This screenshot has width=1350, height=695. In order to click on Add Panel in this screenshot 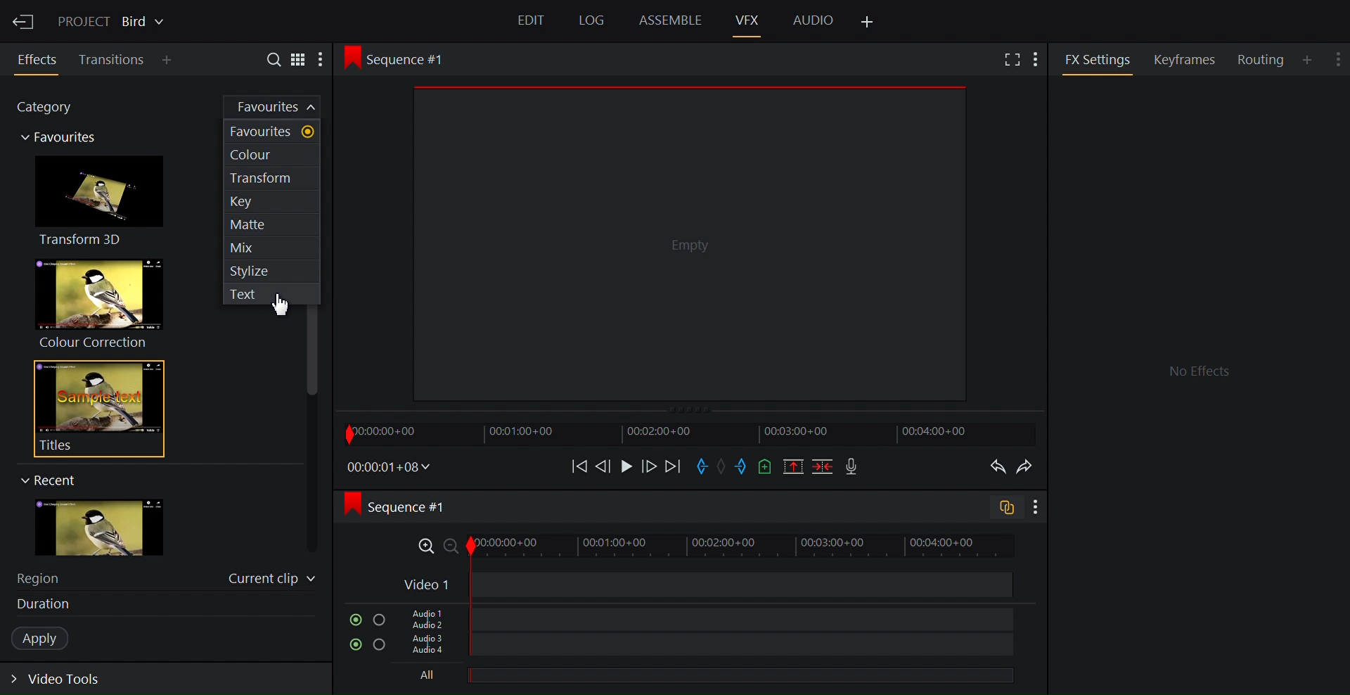, I will do `click(1039, 58)`.